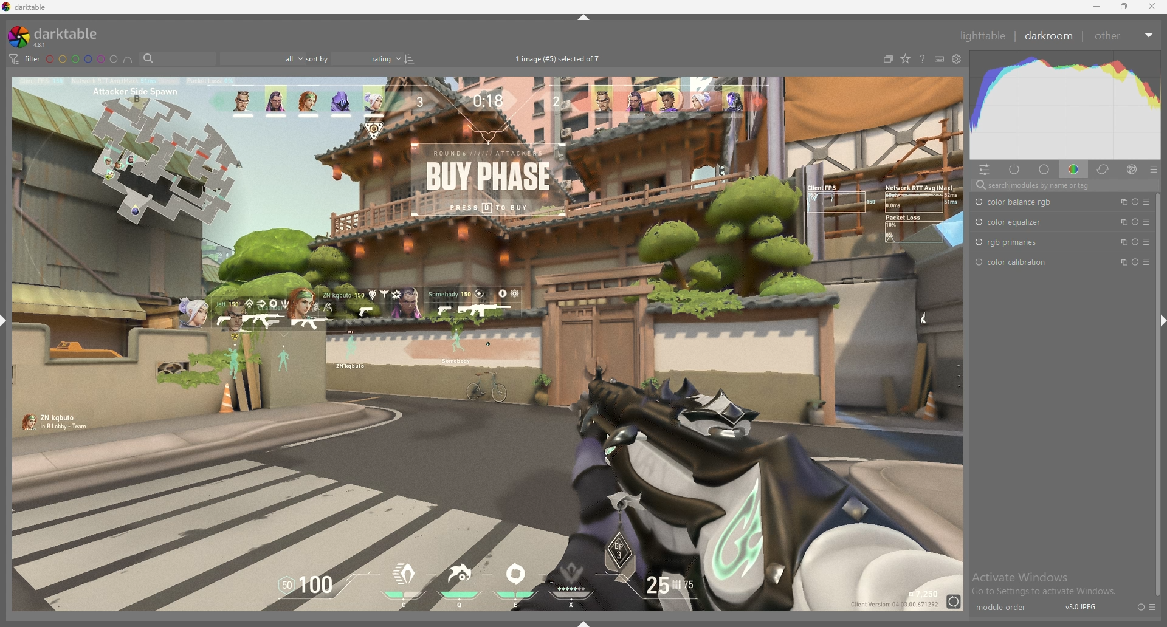  Describe the element at coordinates (1081, 606) in the screenshot. I see `version` at that location.